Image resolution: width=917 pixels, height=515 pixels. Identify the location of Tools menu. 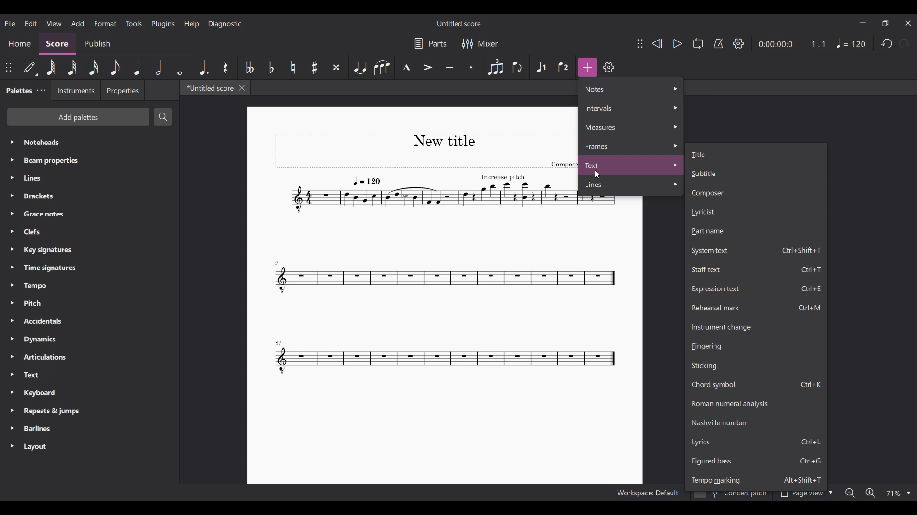
(134, 23).